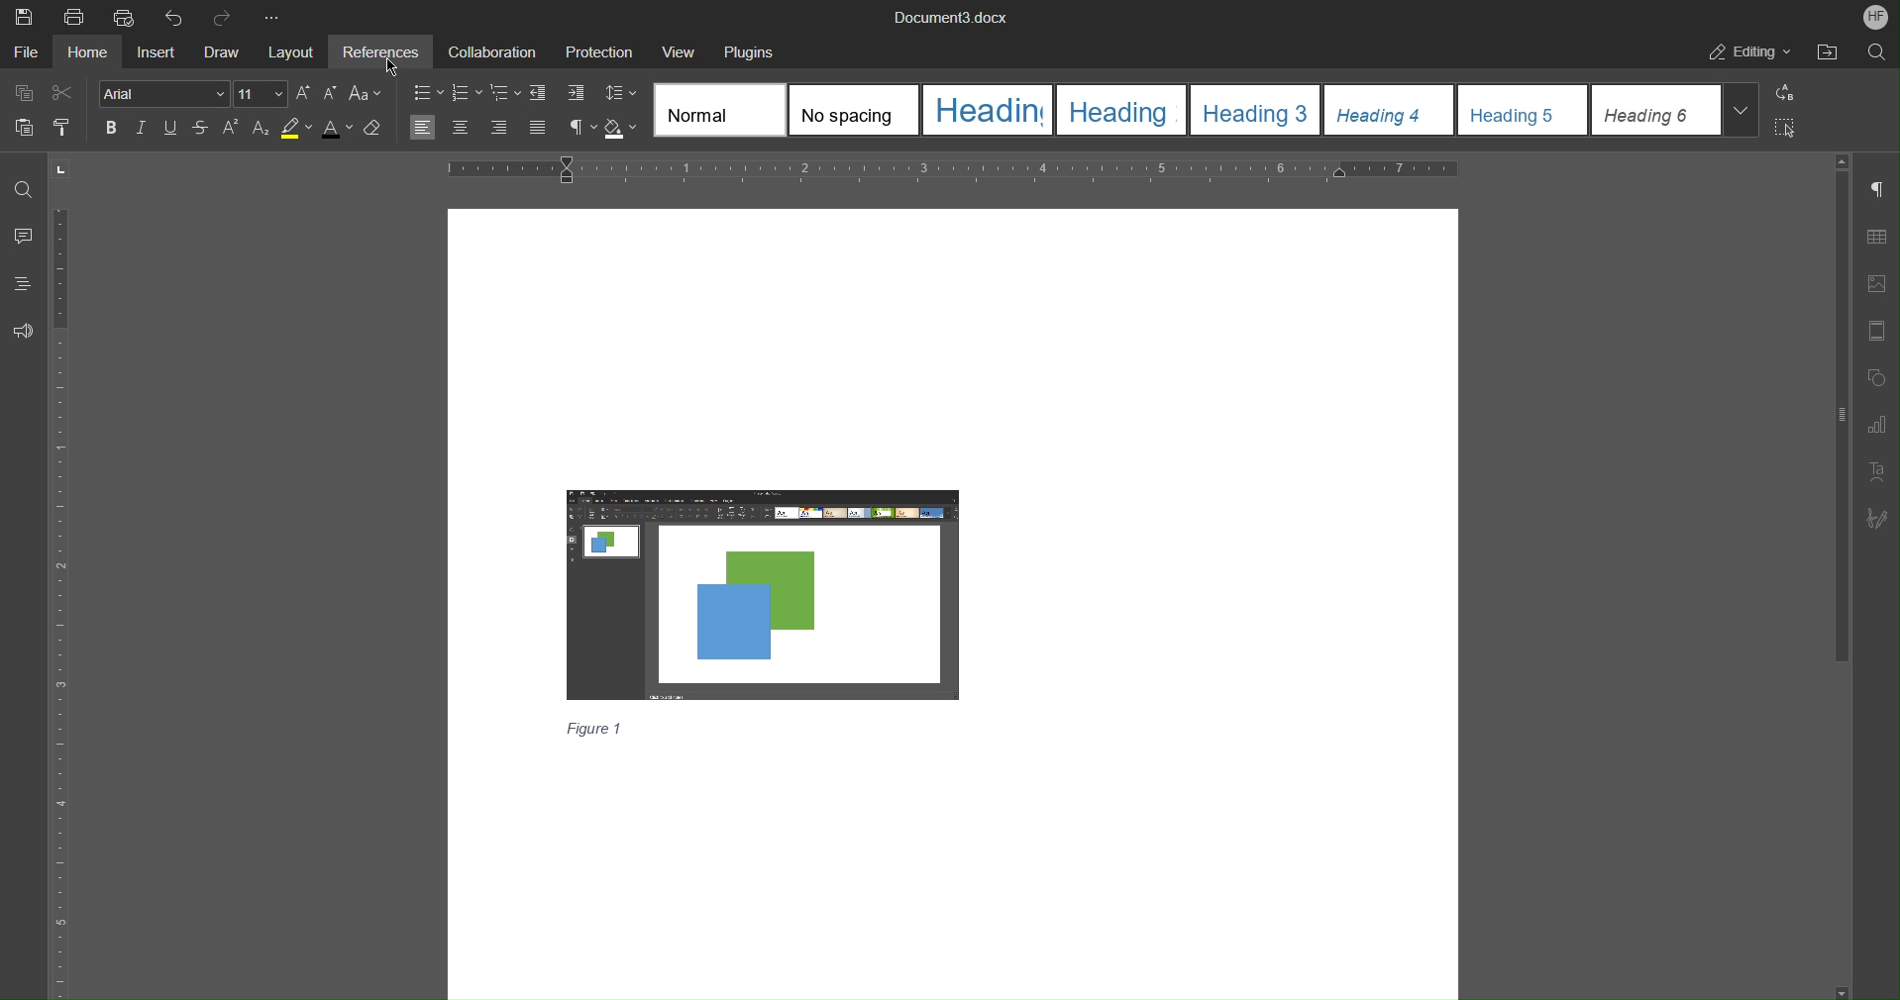  I want to click on File, so click(29, 52).